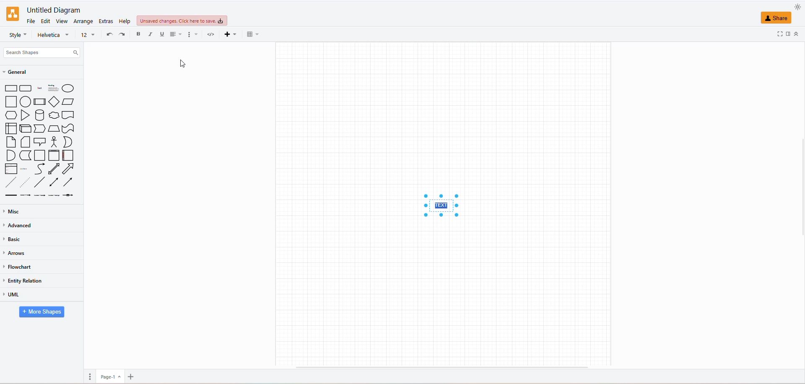  What do you see at coordinates (46, 21) in the screenshot?
I see `edit` at bounding box center [46, 21].